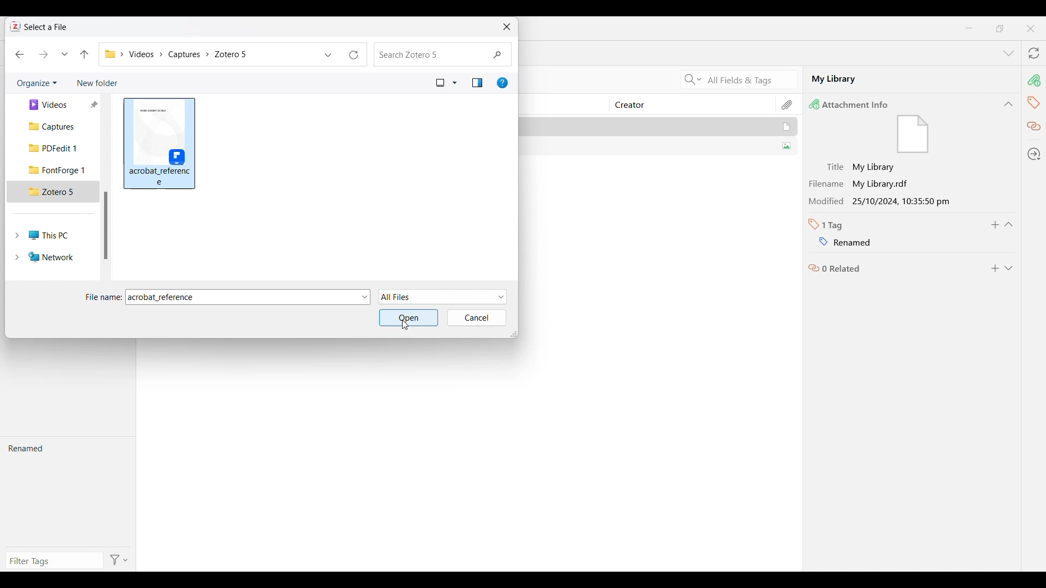 The width and height of the screenshot is (1046, 588). I want to click on Add, so click(995, 268).